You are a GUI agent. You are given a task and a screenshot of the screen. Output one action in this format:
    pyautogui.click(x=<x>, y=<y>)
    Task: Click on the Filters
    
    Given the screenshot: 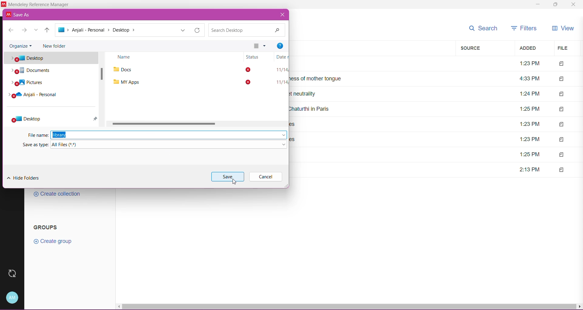 What is the action you would take?
    pyautogui.click(x=522, y=28)
    